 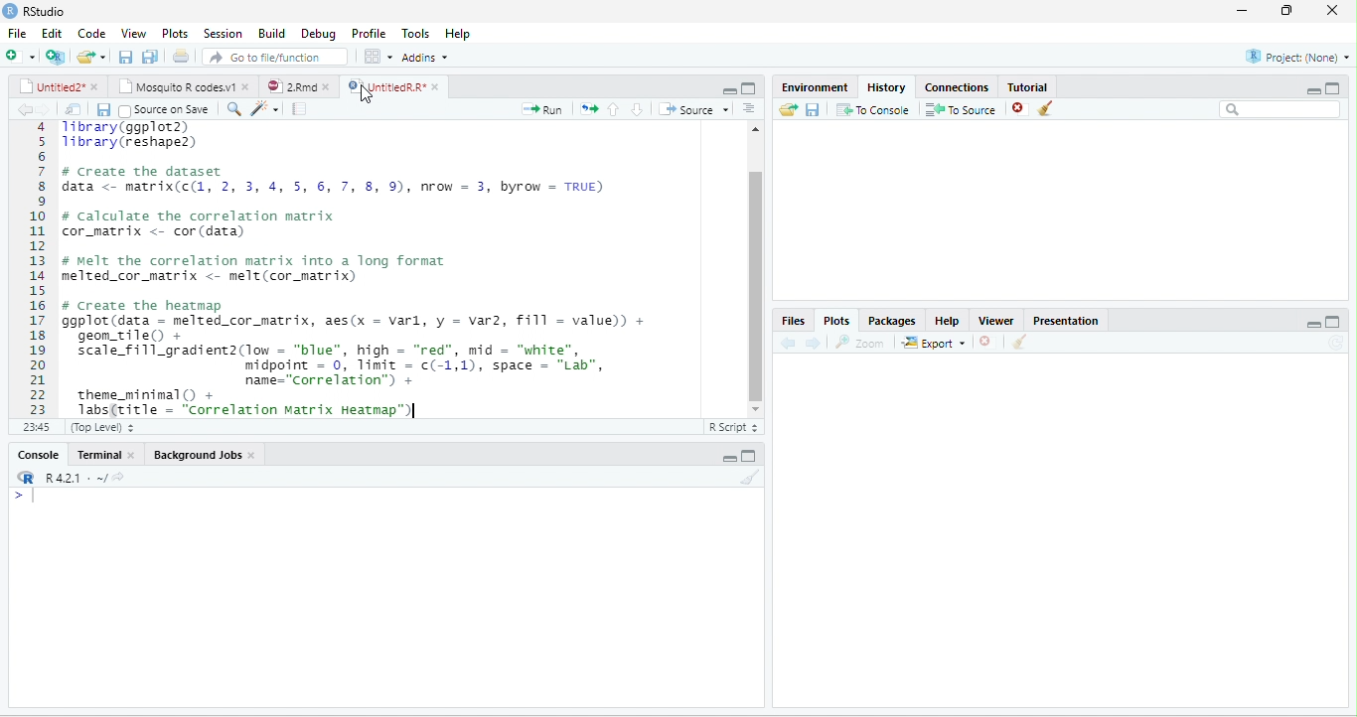 I want to click on files, so click(x=792, y=320).